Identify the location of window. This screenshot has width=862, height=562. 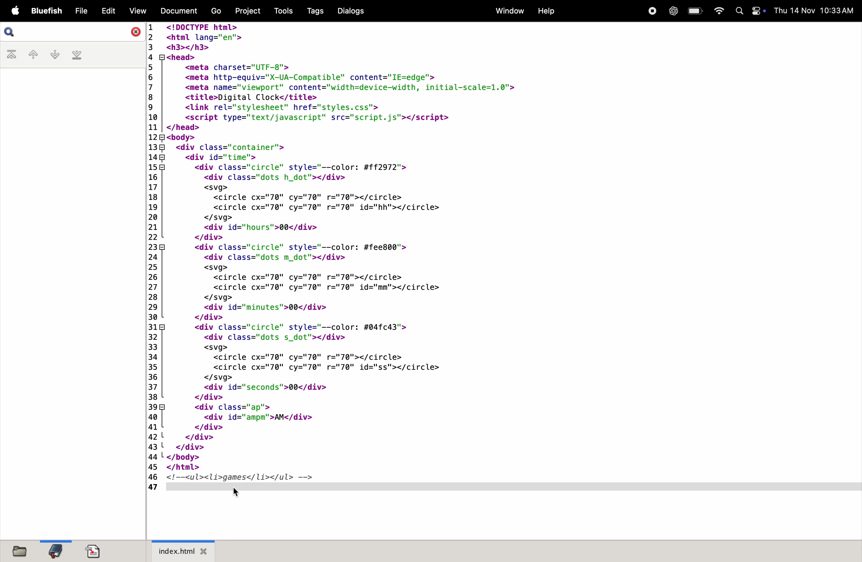
(508, 11).